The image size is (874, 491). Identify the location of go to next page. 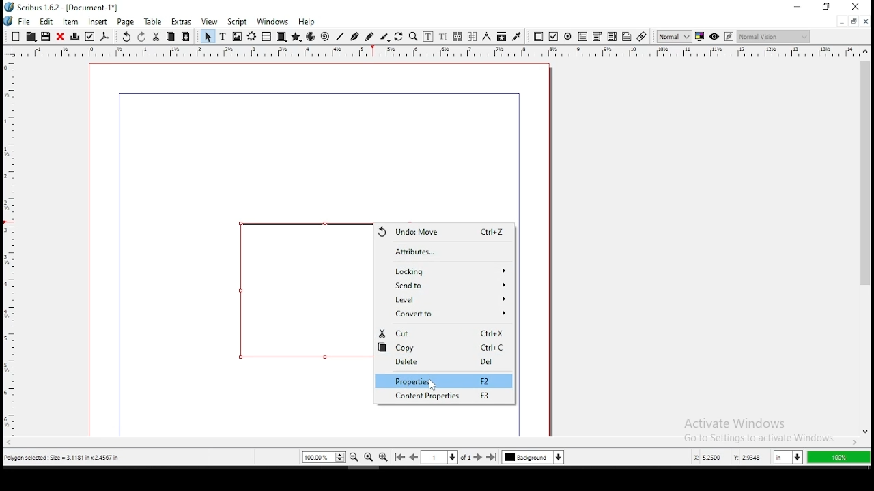
(479, 458).